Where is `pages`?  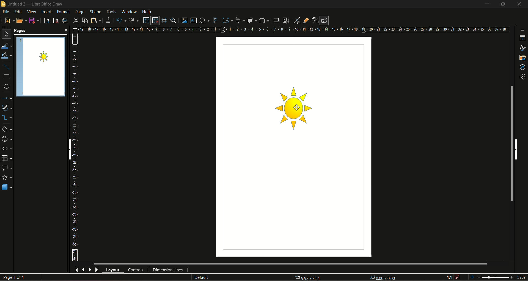 pages is located at coordinates (24, 30).